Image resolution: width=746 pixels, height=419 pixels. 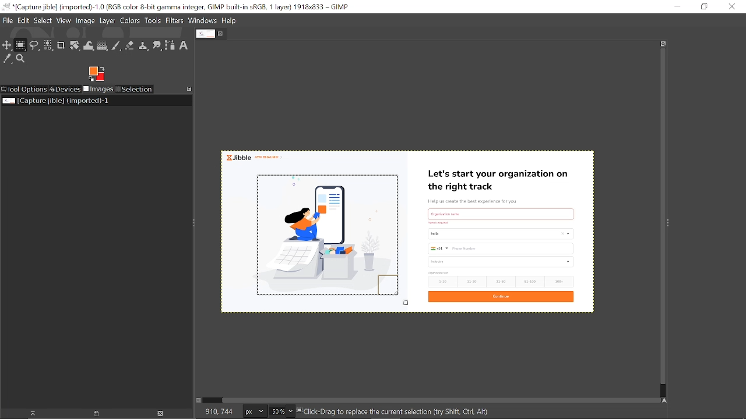 I want to click on size, so click(x=438, y=273).